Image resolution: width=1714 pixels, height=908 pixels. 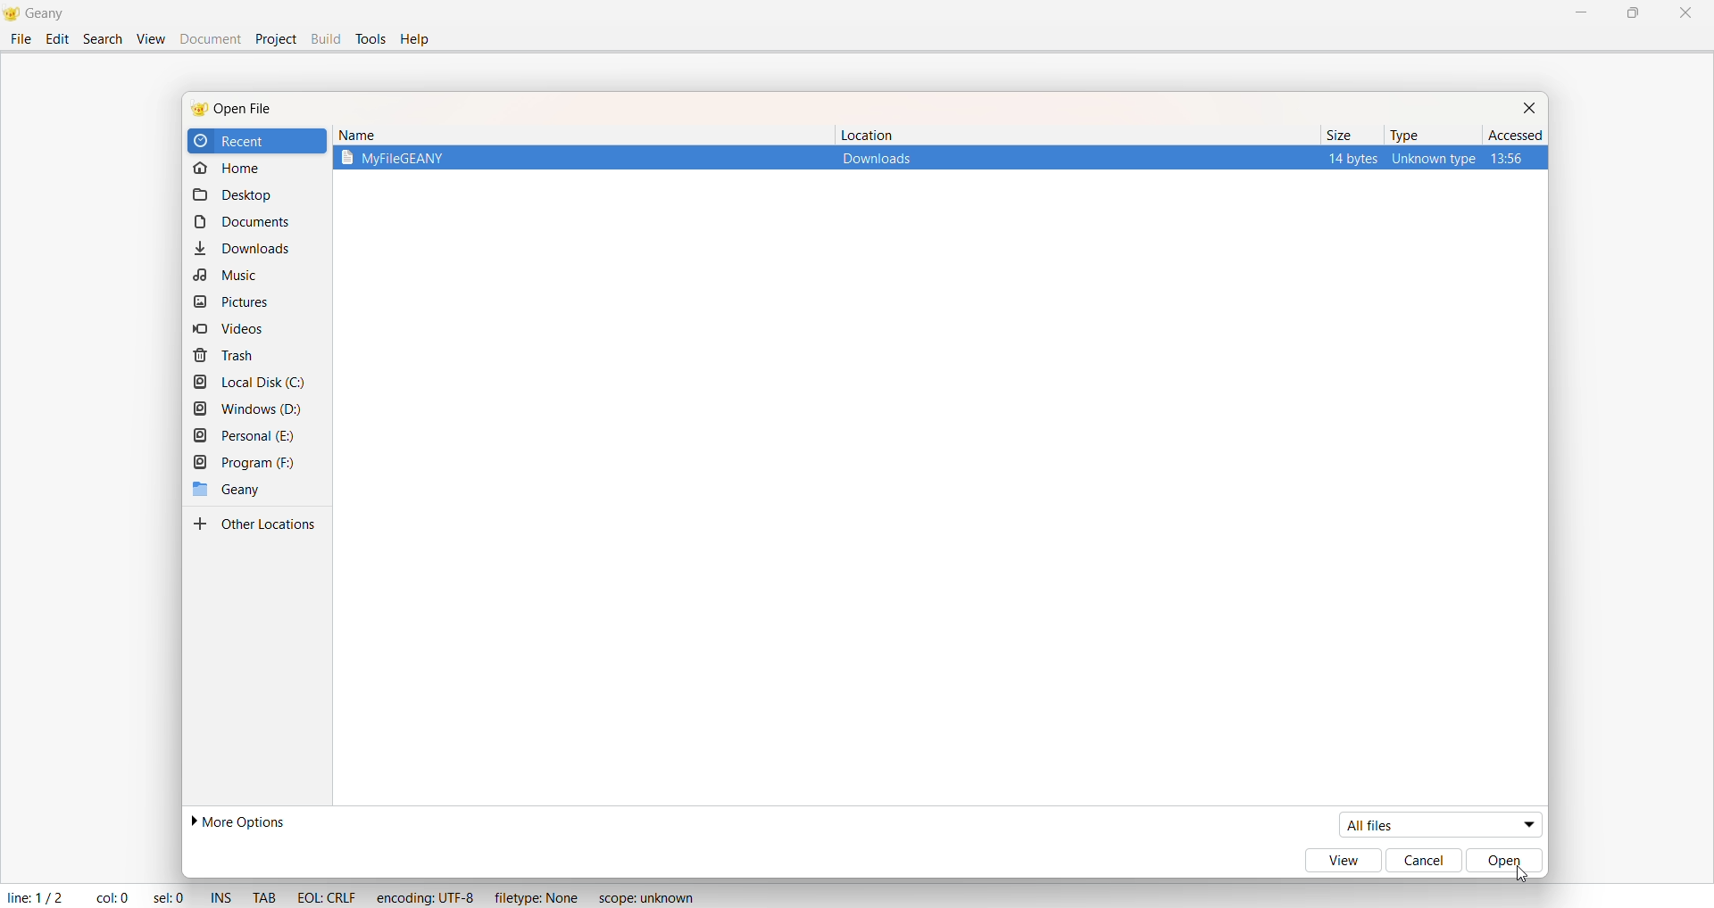 What do you see at coordinates (243, 141) in the screenshot?
I see `recent` at bounding box center [243, 141].